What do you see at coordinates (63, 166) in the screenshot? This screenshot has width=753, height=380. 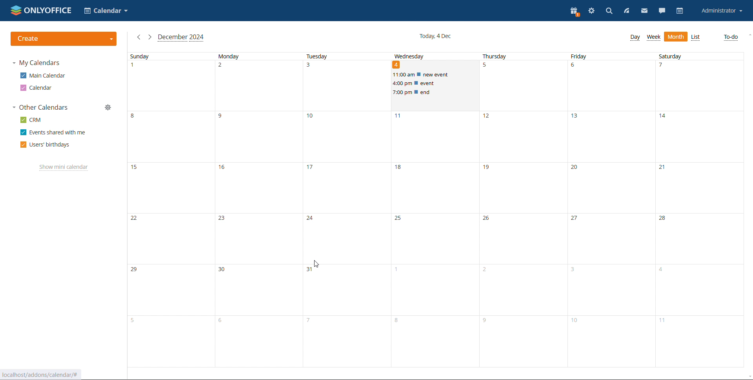 I see `show mini calendar` at bounding box center [63, 166].